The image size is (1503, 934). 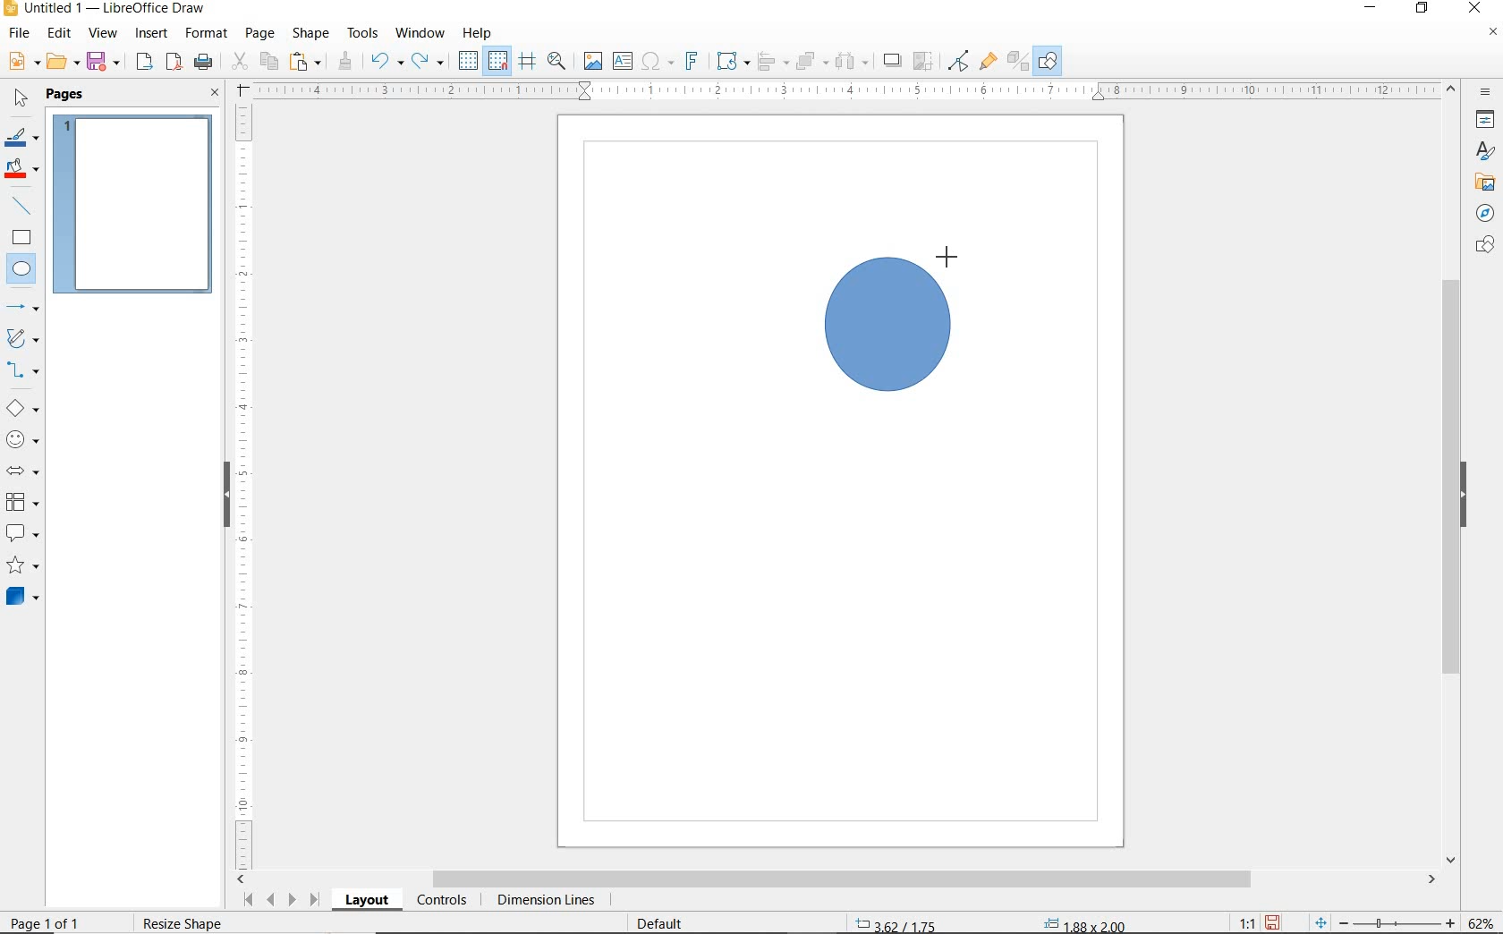 I want to click on CLOSE, so click(x=215, y=94).